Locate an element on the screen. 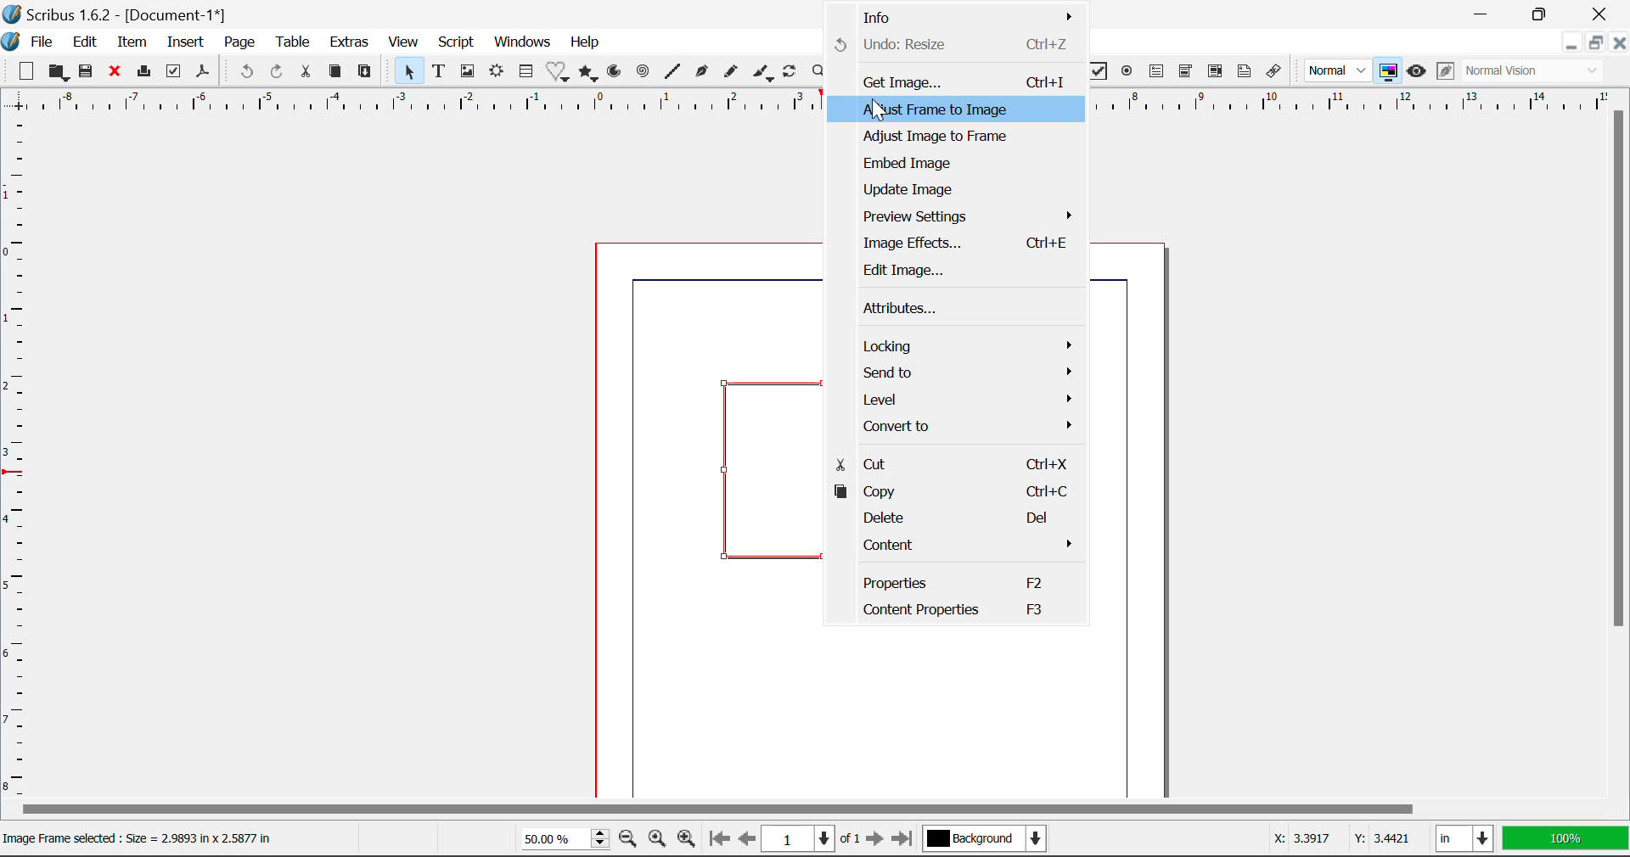 The width and height of the screenshot is (1630, 857). Vertical Scroll Bar is located at coordinates (1620, 456).